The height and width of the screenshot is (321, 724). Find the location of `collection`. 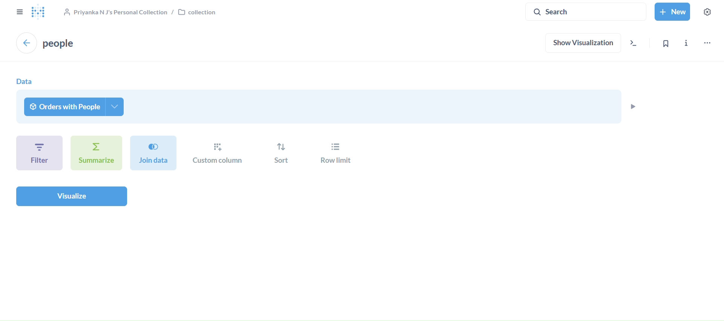

collection is located at coordinates (139, 11).